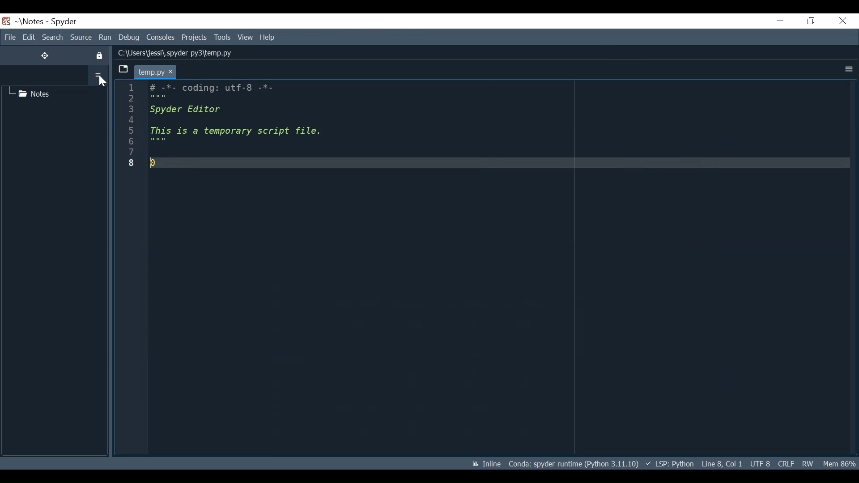 Image resolution: width=859 pixels, height=483 pixels. Describe the element at coordinates (9, 37) in the screenshot. I see `File` at that location.